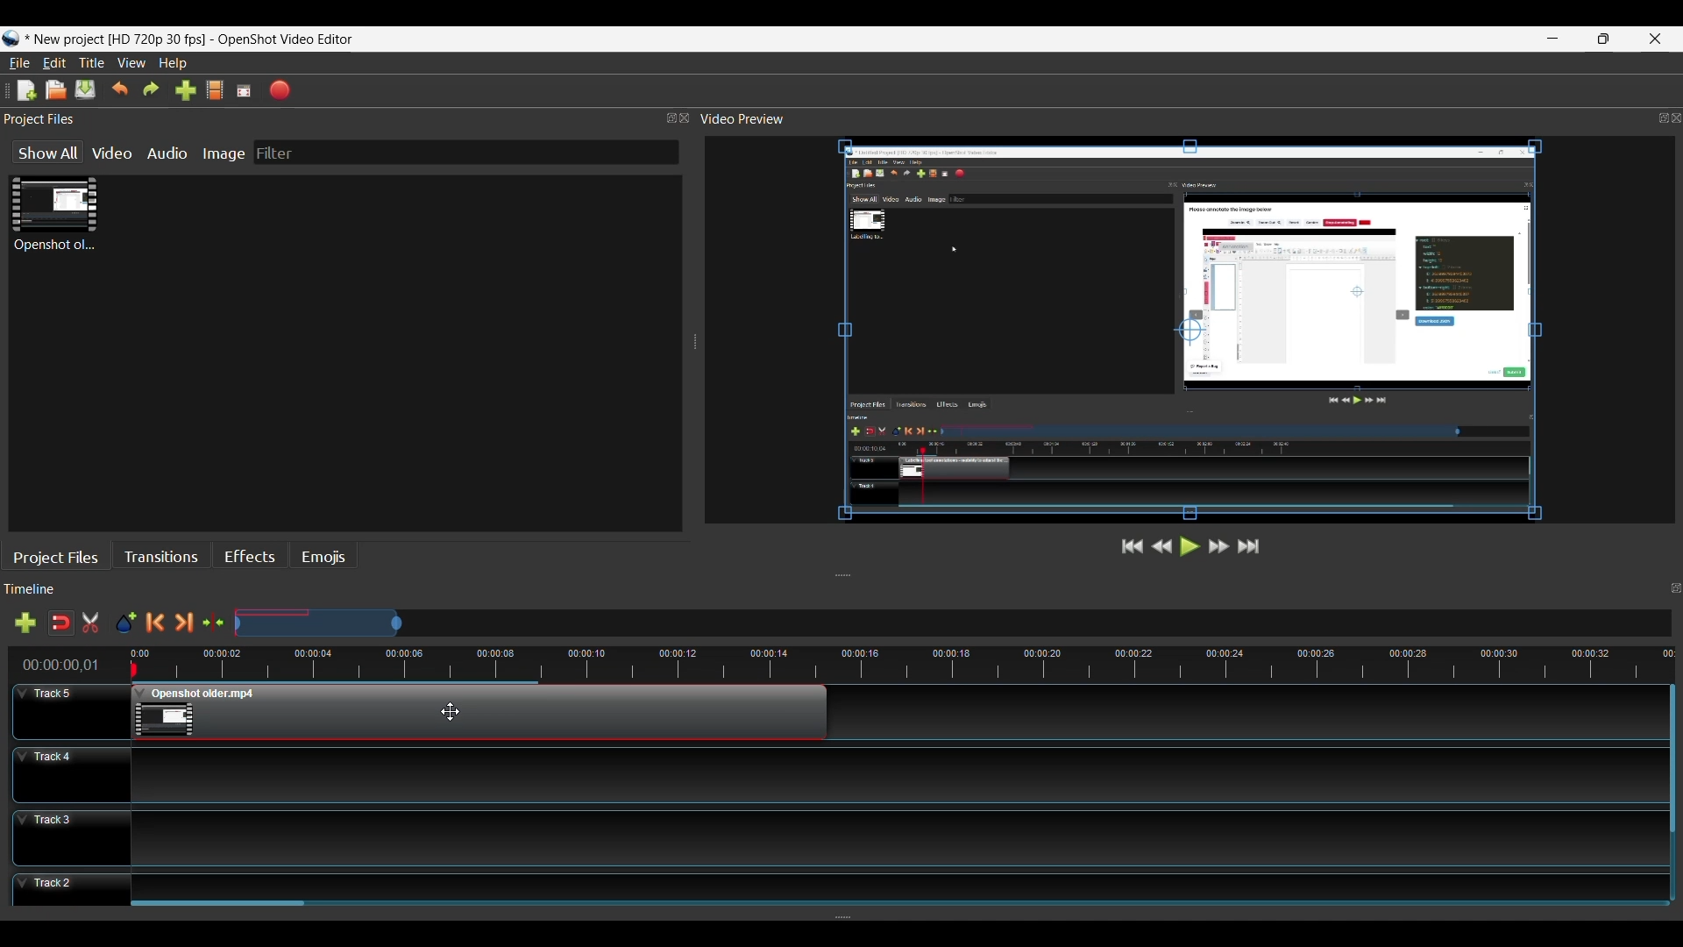  What do you see at coordinates (223, 154) in the screenshot?
I see `Image` at bounding box center [223, 154].